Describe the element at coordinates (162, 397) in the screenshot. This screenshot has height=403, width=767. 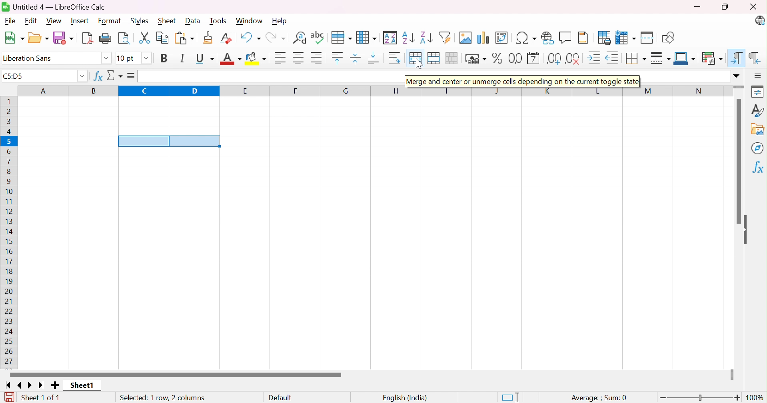
I see `Selected: 1 row, 2 columns` at that location.